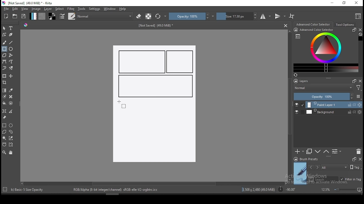 The image size is (364, 204). Describe the element at coordinates (11, 76) in the screenshot. I see `move a layer` at that location.